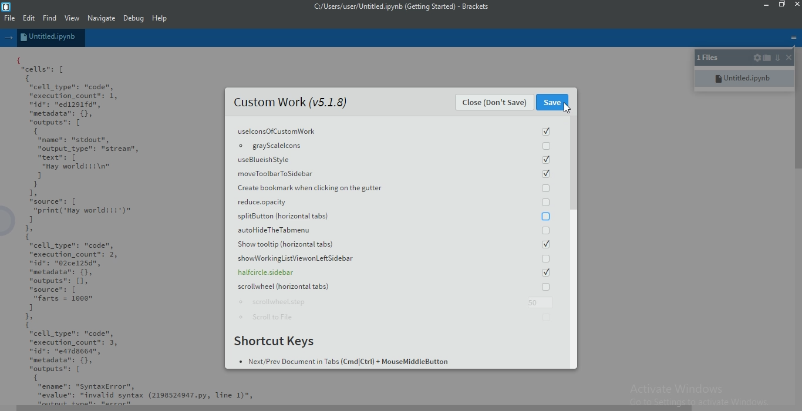  What do you see at coordinates (395, 174) in the screenshot?
I see `moveToolbarToSidebar` at bounding box center [395, 174].